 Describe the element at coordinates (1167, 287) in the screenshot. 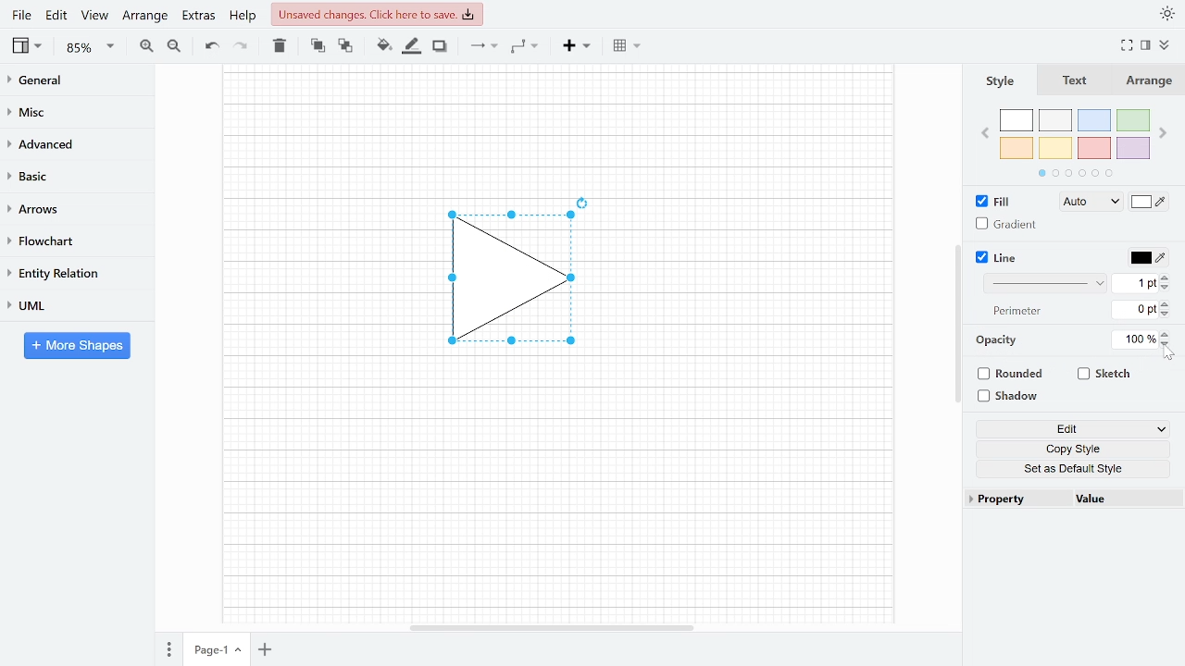

I see `Decrease line width` at that location.